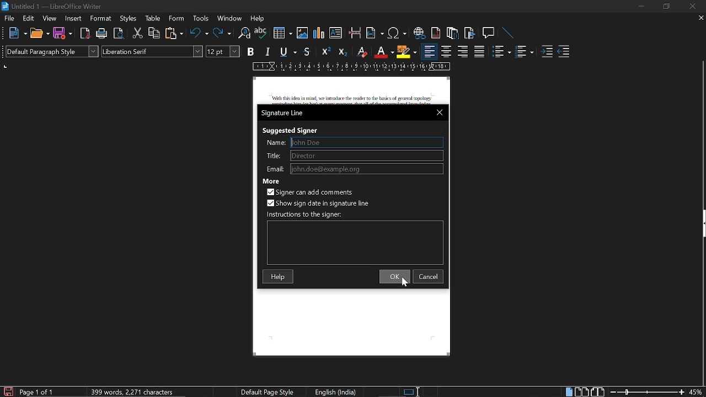  Describe the element at coordinates (173, 33) in the screenshot. I see `paste` at that location.